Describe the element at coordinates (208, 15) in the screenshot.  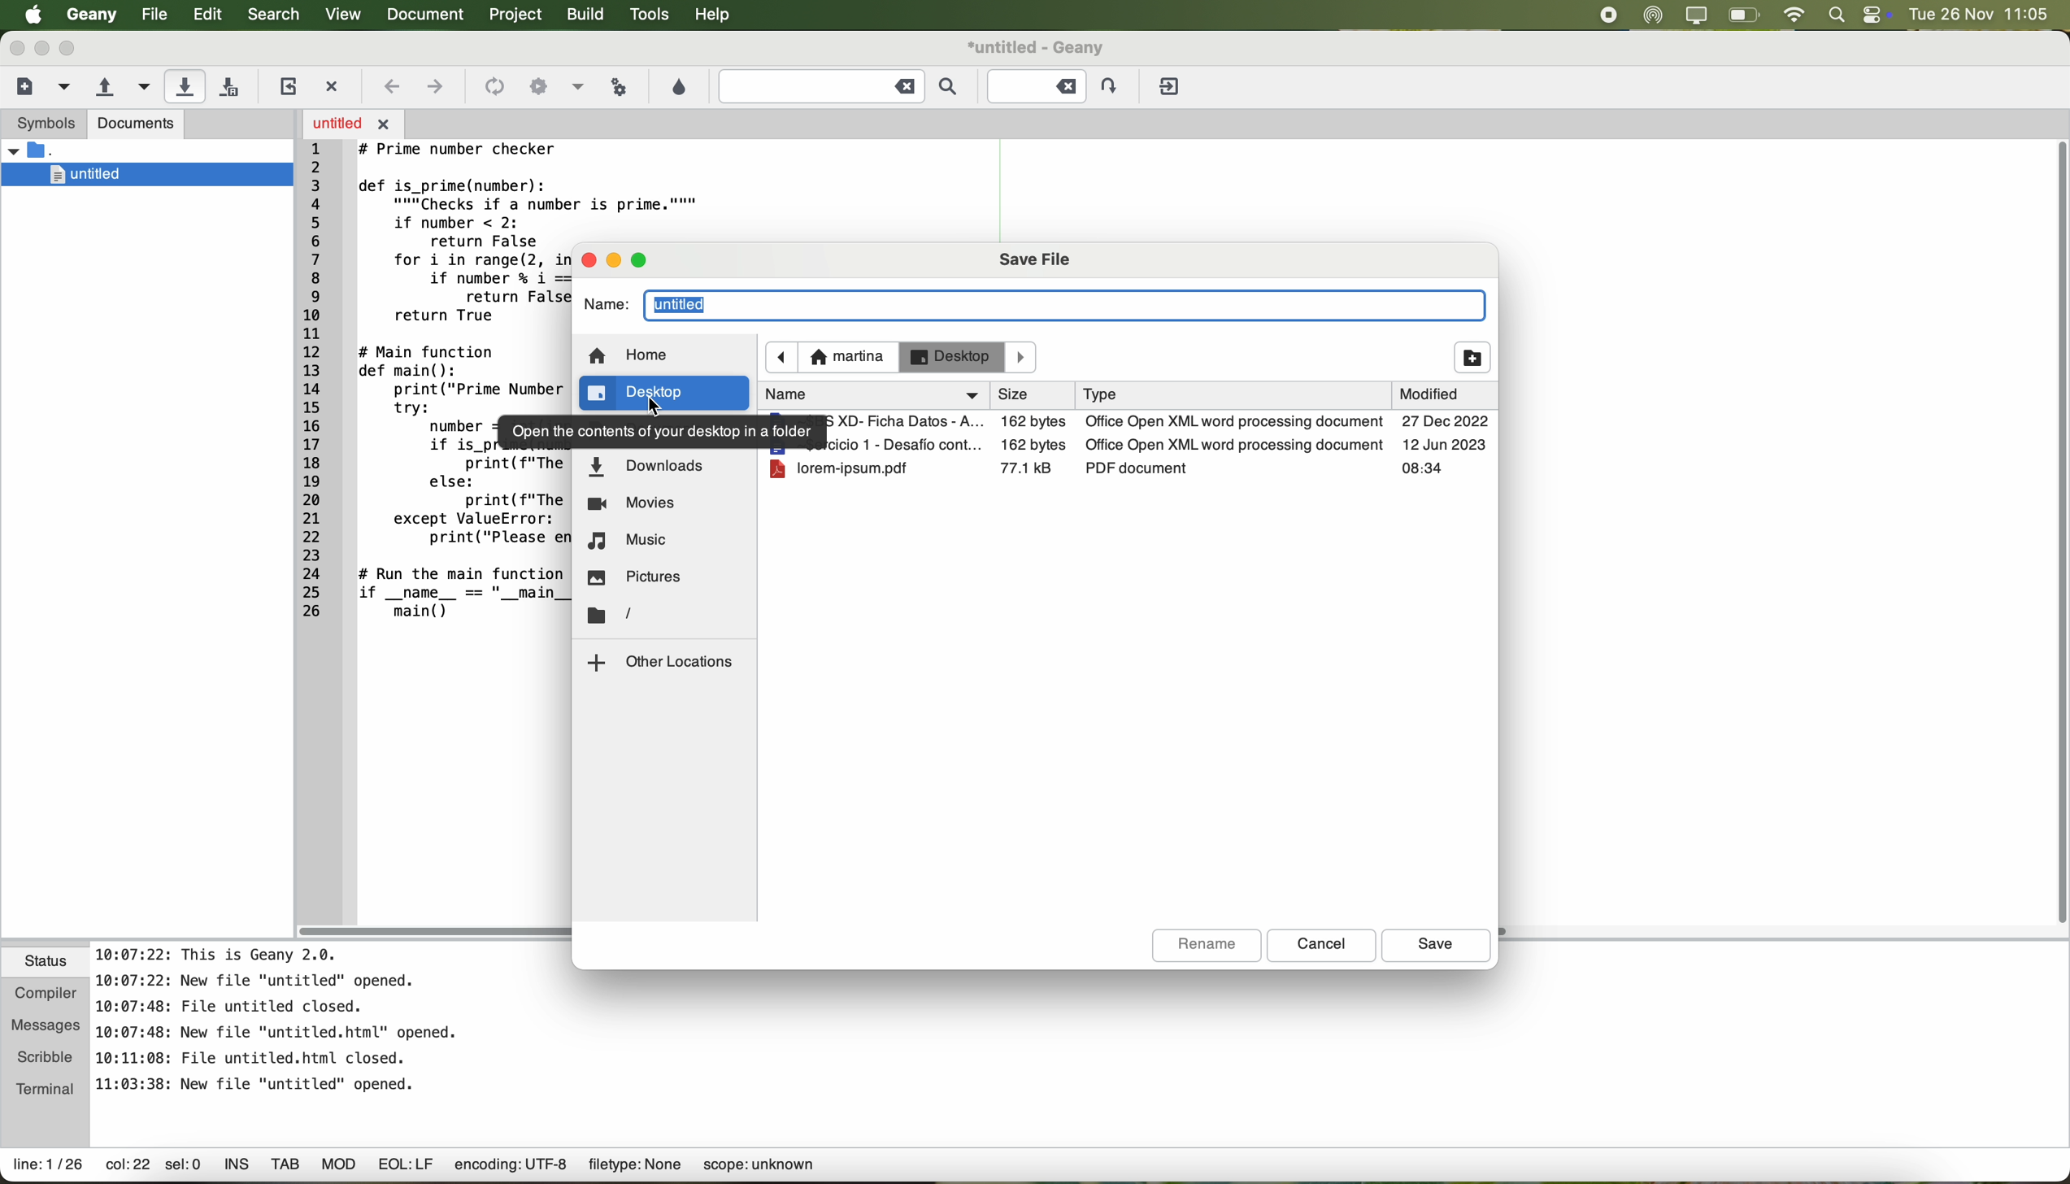
I see `edit` at that location.